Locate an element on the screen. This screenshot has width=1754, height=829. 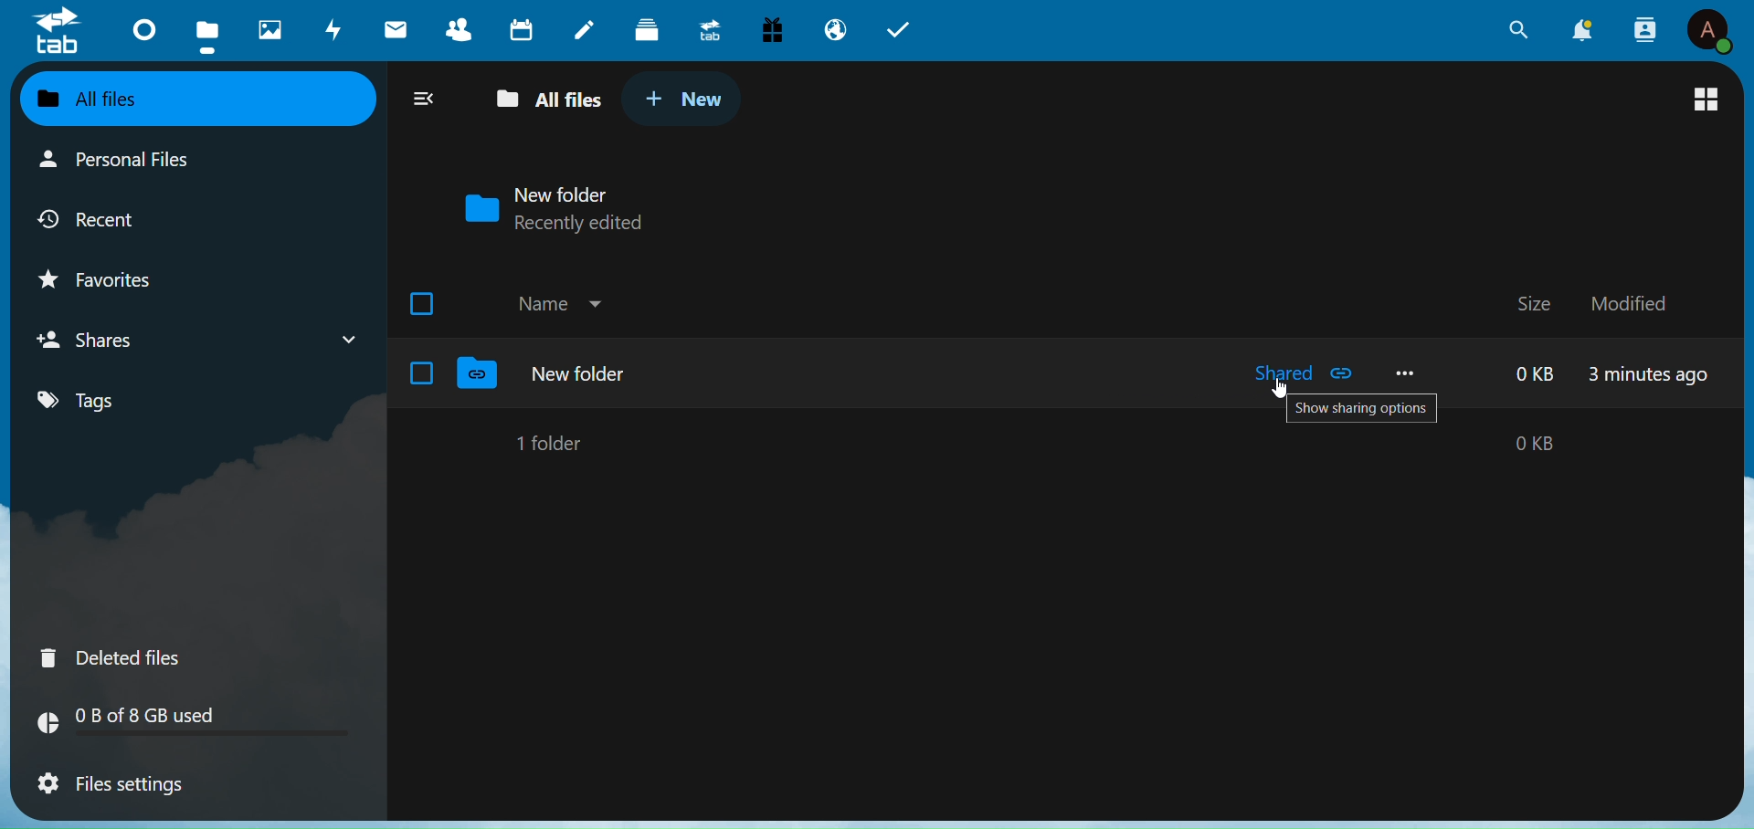
All Files is located at coordinates (543, 100).